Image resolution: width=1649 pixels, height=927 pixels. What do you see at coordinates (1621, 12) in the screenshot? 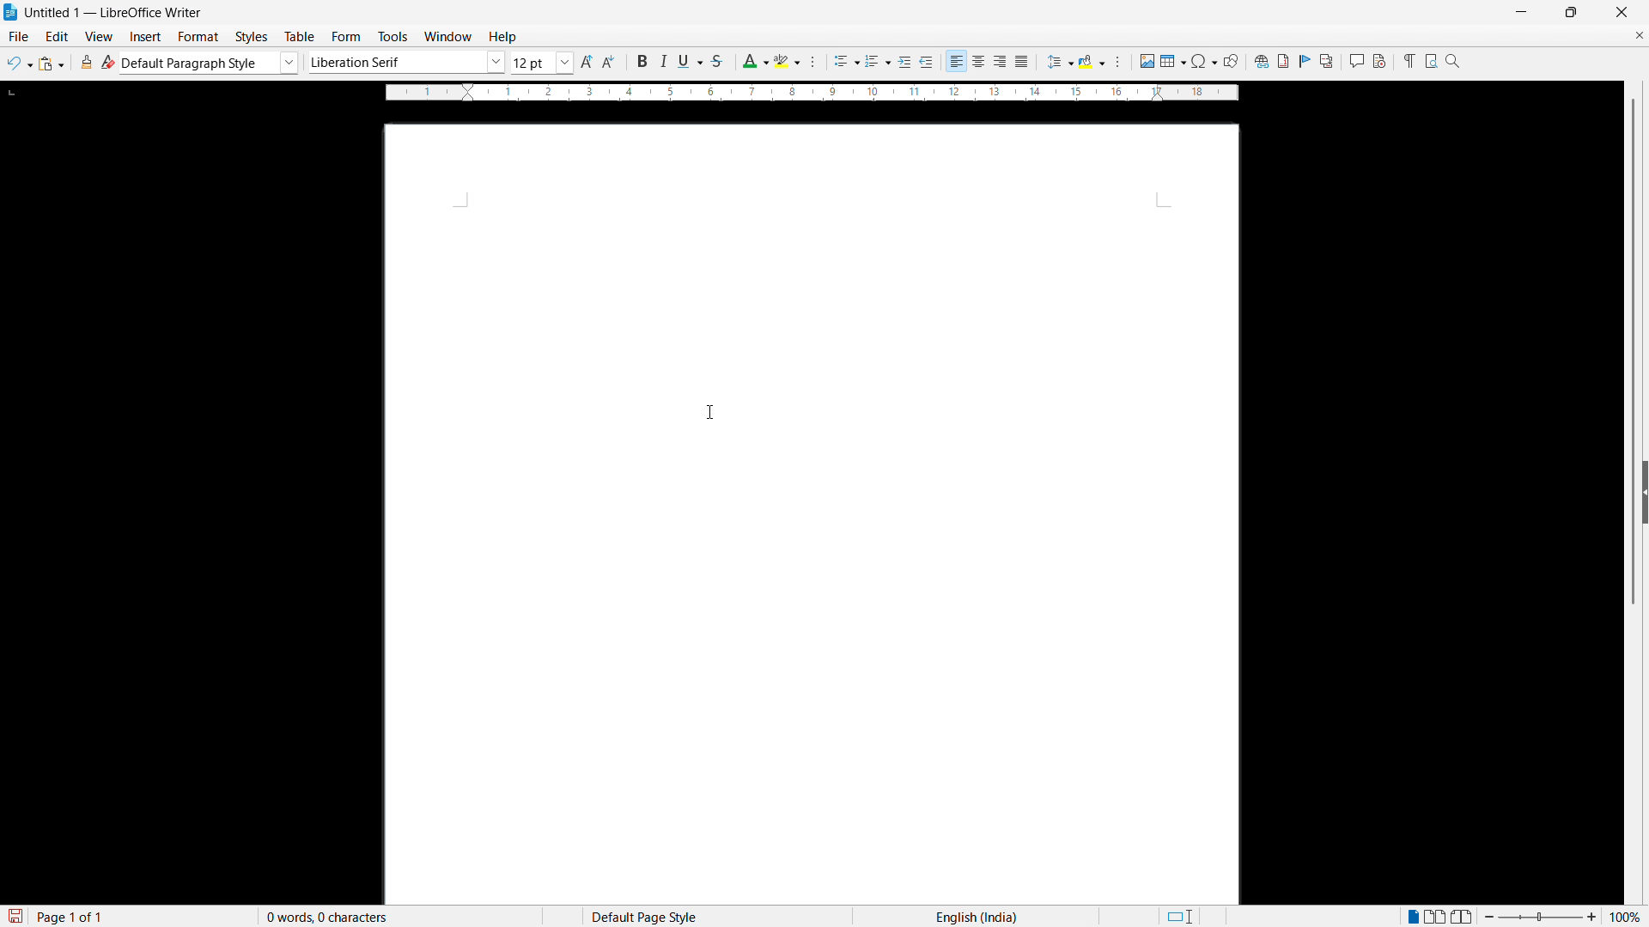
I see `Close ` at bounding box center [1621, 12].